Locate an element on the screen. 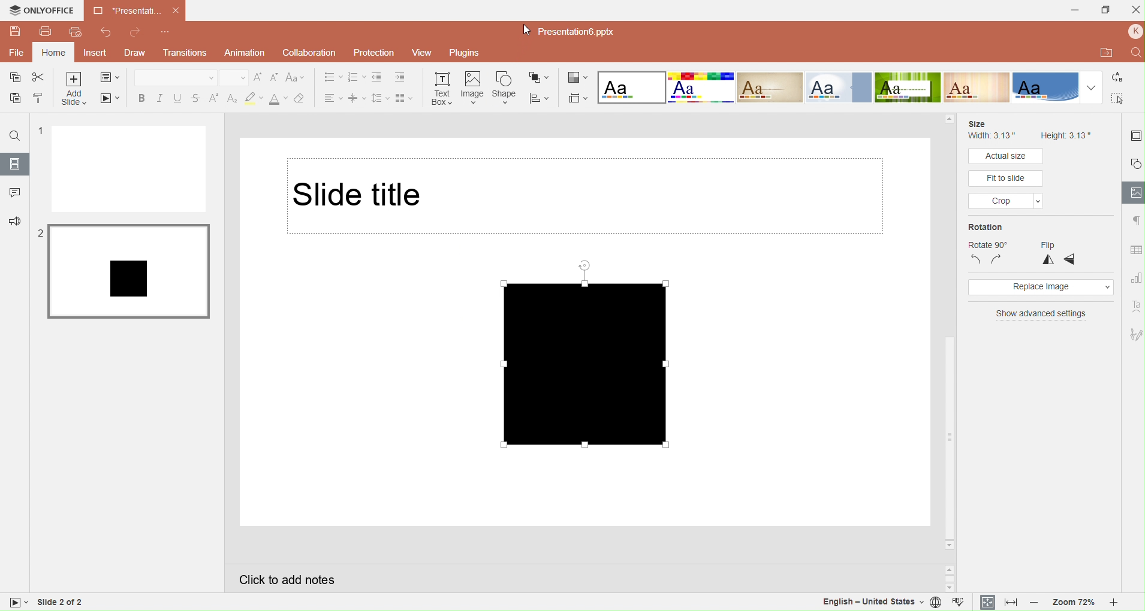 This screenshot has width=1145, height=611. Save is located at coordinates (14, 31).